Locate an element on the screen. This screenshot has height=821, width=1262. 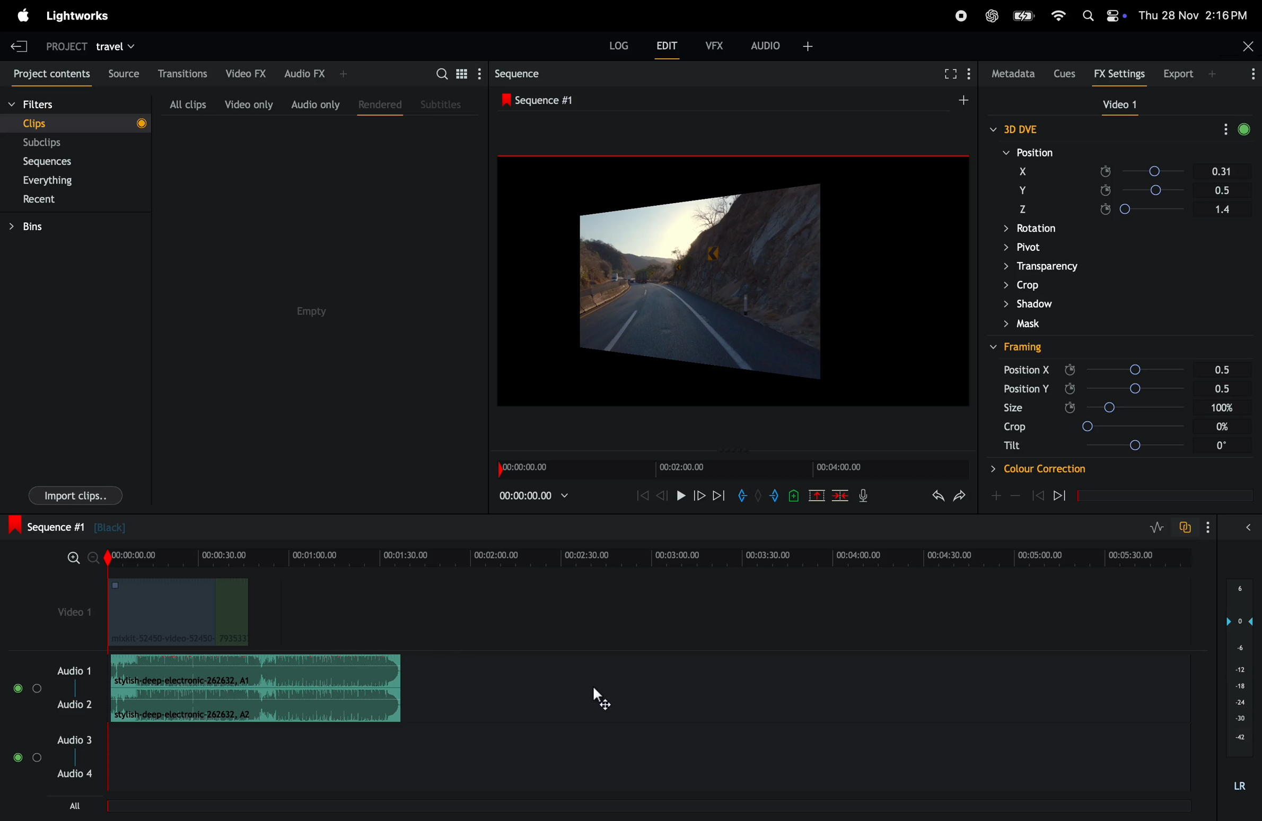
audio 1 and 2 is located at coordinates (53, 693).